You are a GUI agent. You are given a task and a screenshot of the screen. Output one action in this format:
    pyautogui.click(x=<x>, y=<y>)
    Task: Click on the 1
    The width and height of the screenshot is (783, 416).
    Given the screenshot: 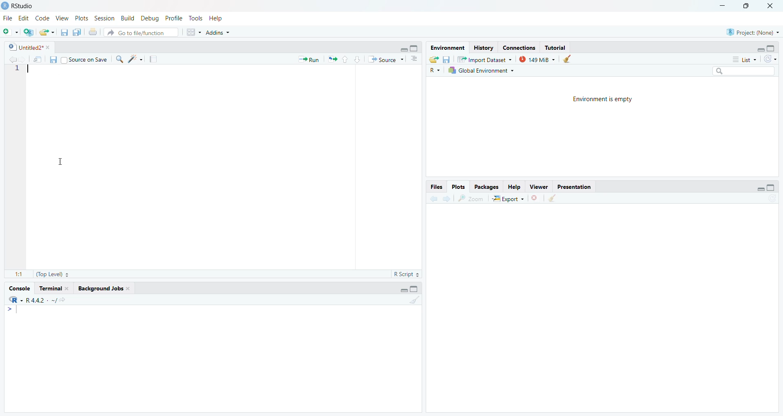 What is the action you would take?
    pyautogui.click(x=19, y=71)
    